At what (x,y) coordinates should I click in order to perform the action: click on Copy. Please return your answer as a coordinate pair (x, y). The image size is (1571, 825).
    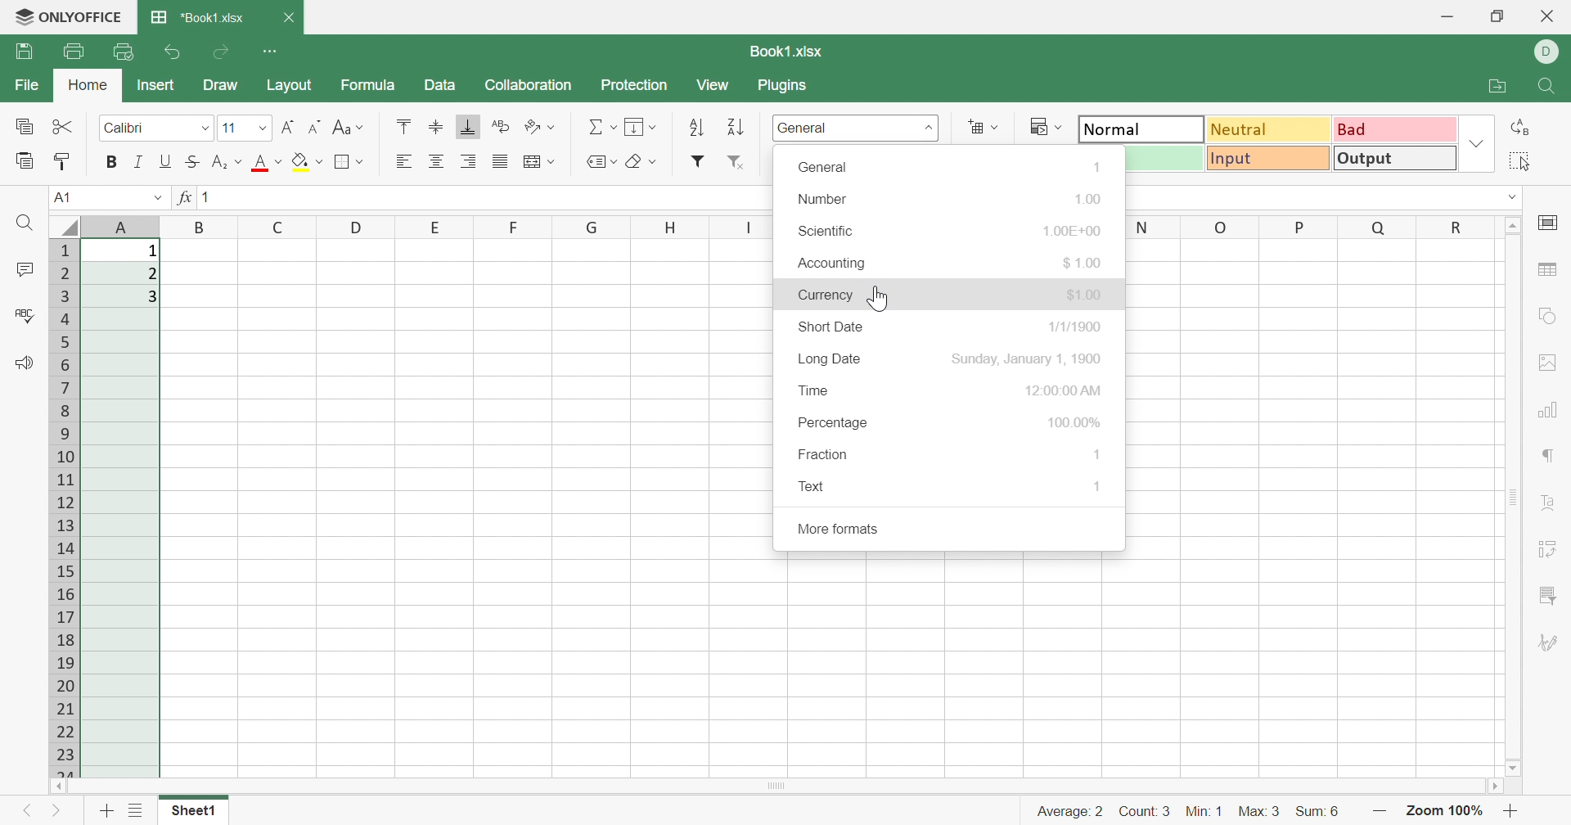
    Looking at the image, I should click on (25, 128).